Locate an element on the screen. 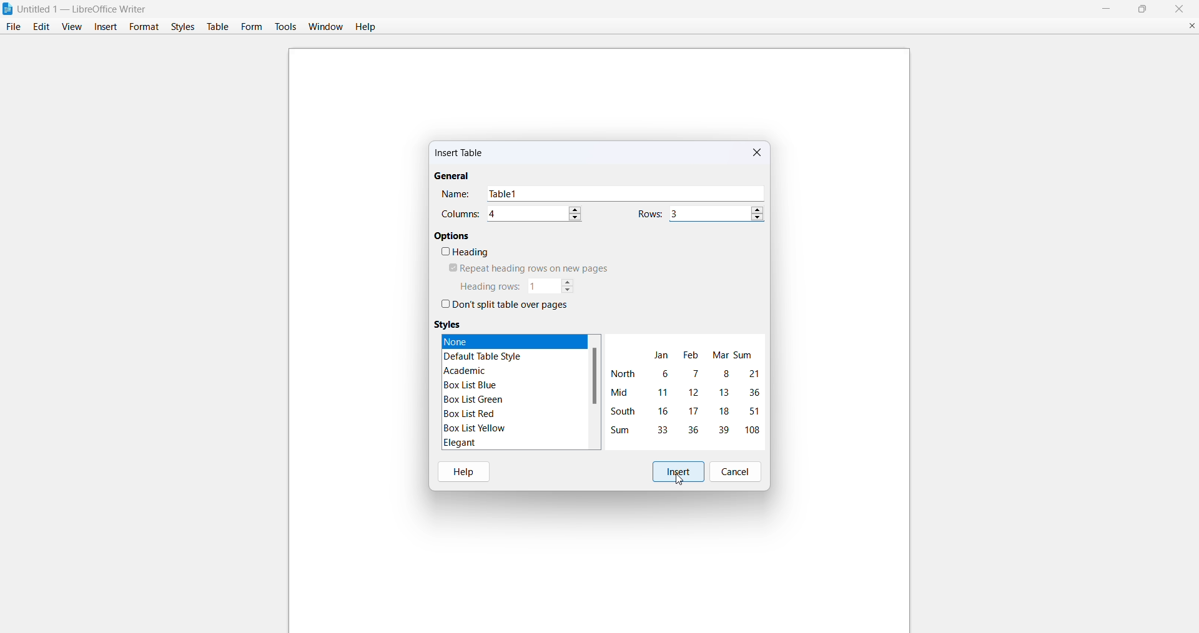  box list red is located at coordinates (470, 413).